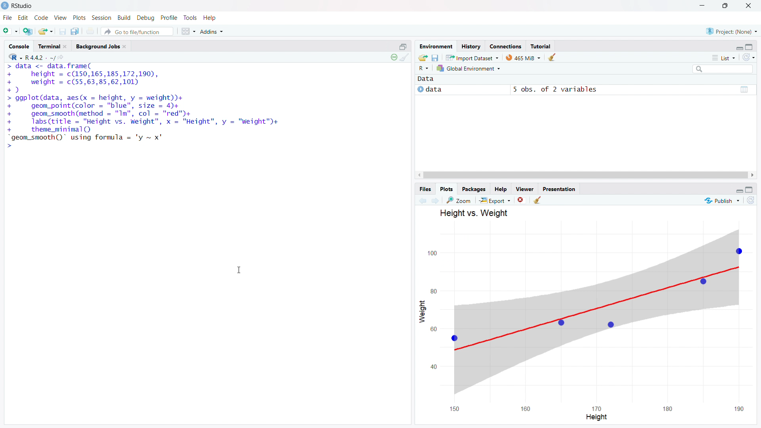 The image size is (761, 428). What do you see at coordinates (212, 31) in the screenshot?
I see `addins` at bounding box center [212, 31].